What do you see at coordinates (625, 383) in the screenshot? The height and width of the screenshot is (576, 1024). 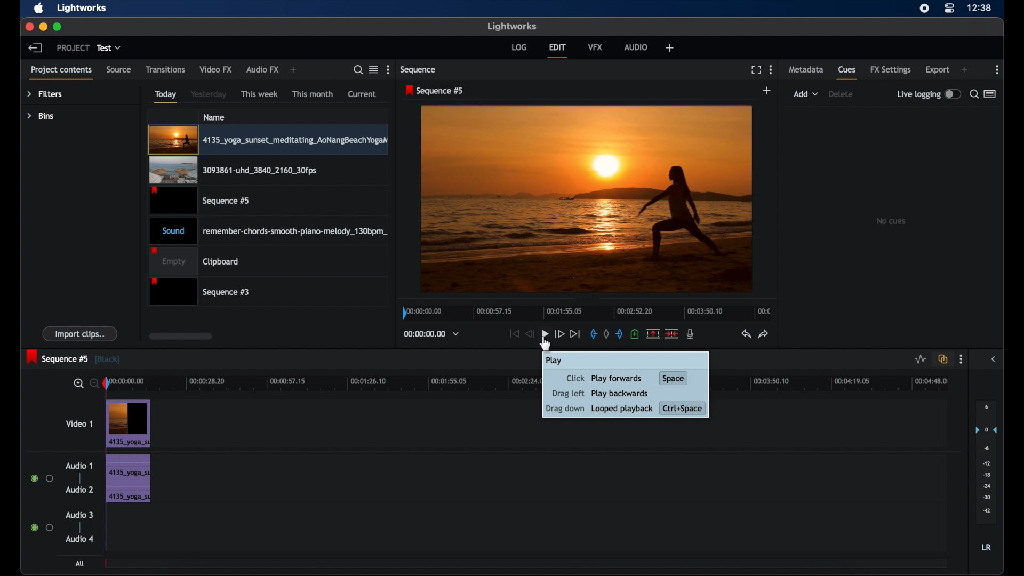 I see `Click Play forwards Space Drag left Play backwards Drag down Looped playback  Ctrl+Space` at bounding box center [625, 383].